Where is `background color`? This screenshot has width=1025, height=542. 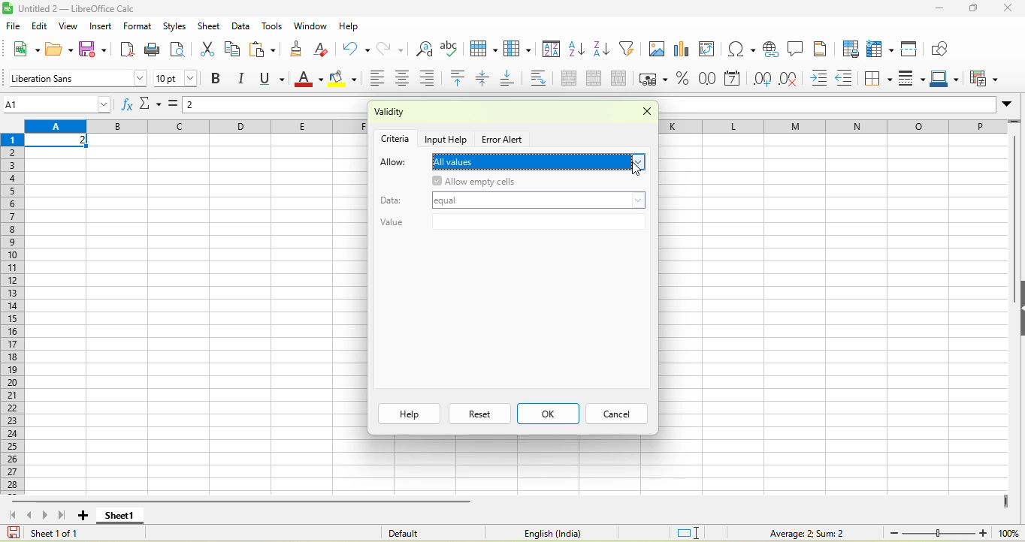 background color is located at coordinates (343, 80).